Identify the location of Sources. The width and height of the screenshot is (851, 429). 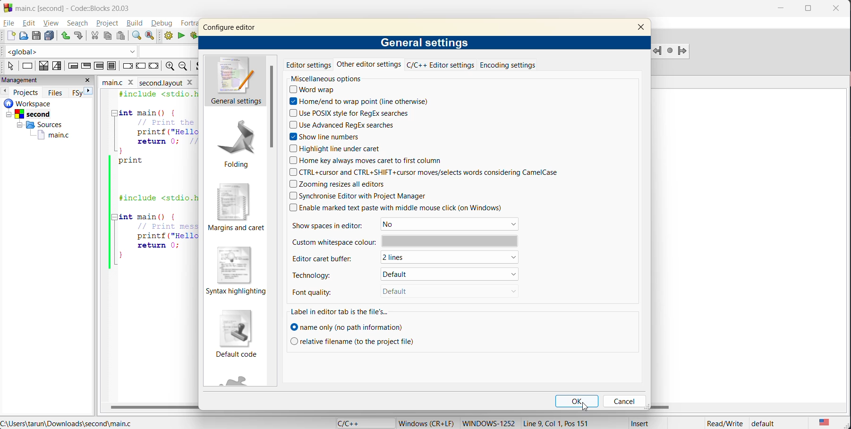
(36, 125).